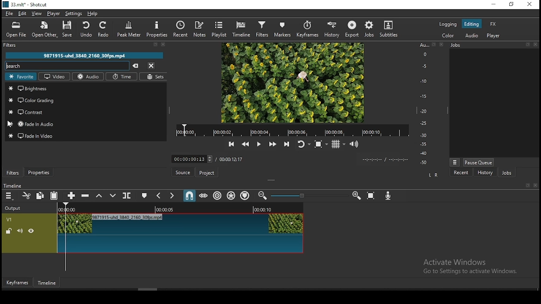 The height and width of the screenshot is (304, 541). I want to click on pause queue, so click(478, 162).